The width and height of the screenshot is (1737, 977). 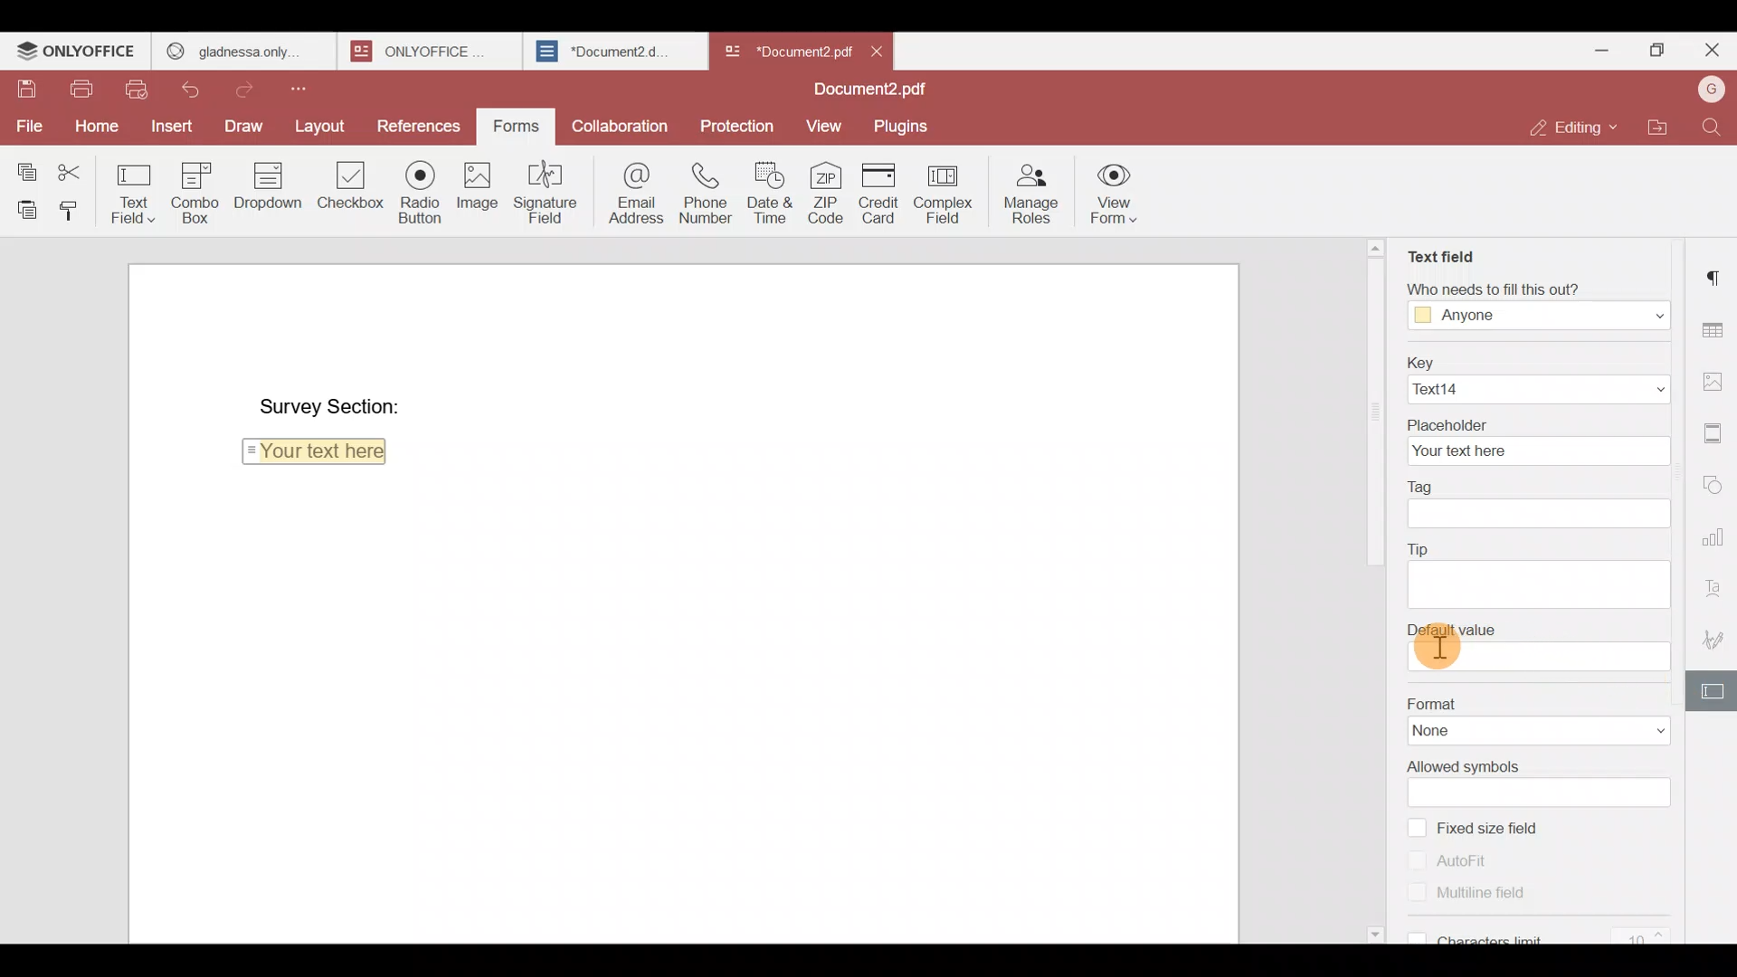 I want to click on Home, so click(x=94, y=124).